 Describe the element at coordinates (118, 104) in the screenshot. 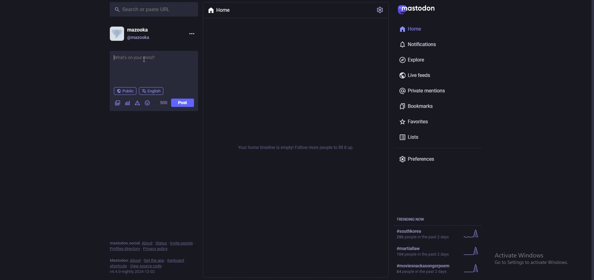

I see `images` at that location.